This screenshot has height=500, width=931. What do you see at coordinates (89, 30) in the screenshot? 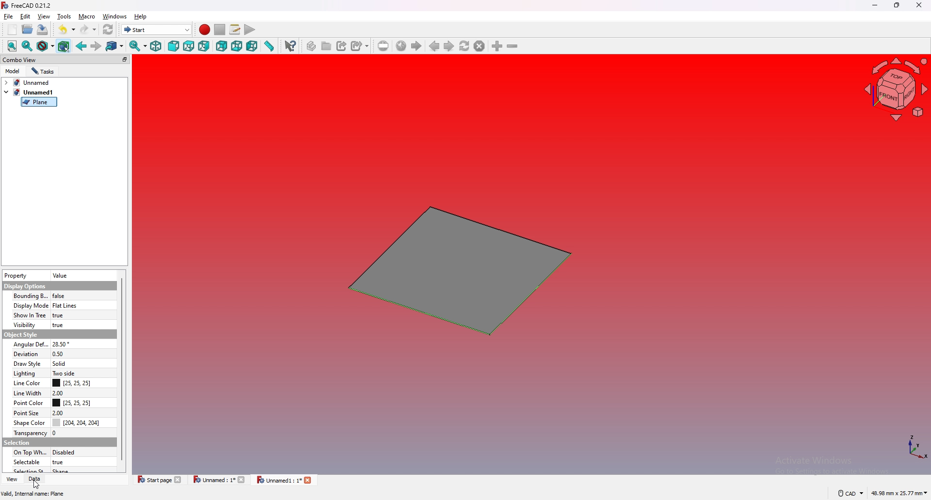
I see `redo` at bounding box center [89, 30].